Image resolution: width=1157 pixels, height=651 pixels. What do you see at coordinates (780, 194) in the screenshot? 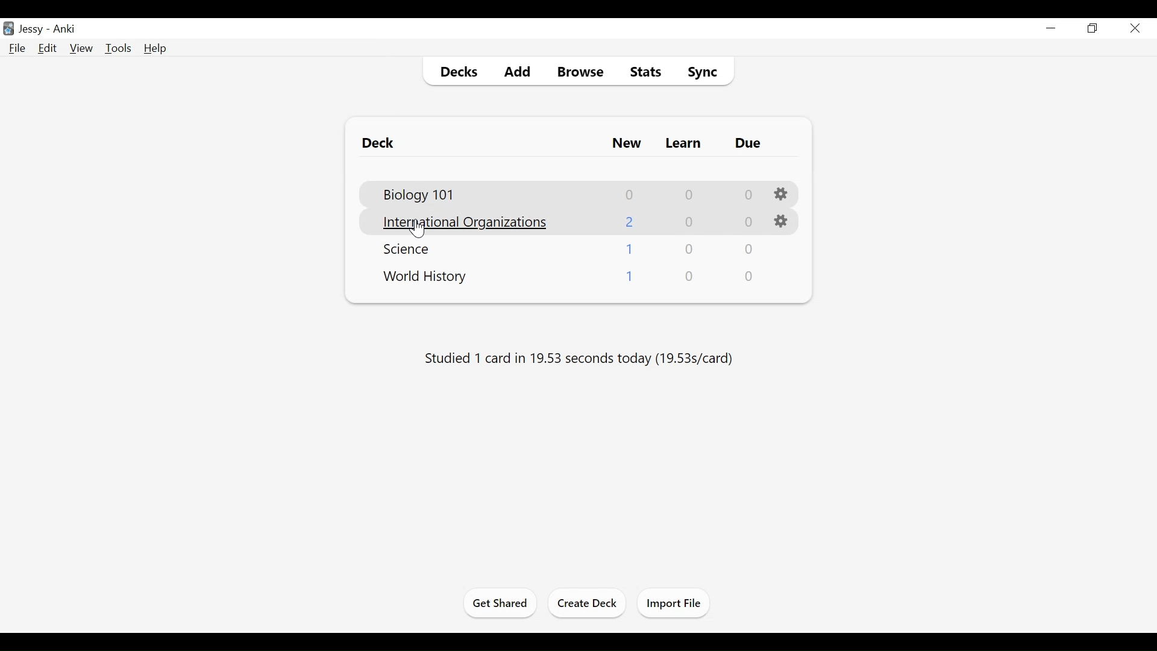
I see `Options` at bounding box center [780, 194].